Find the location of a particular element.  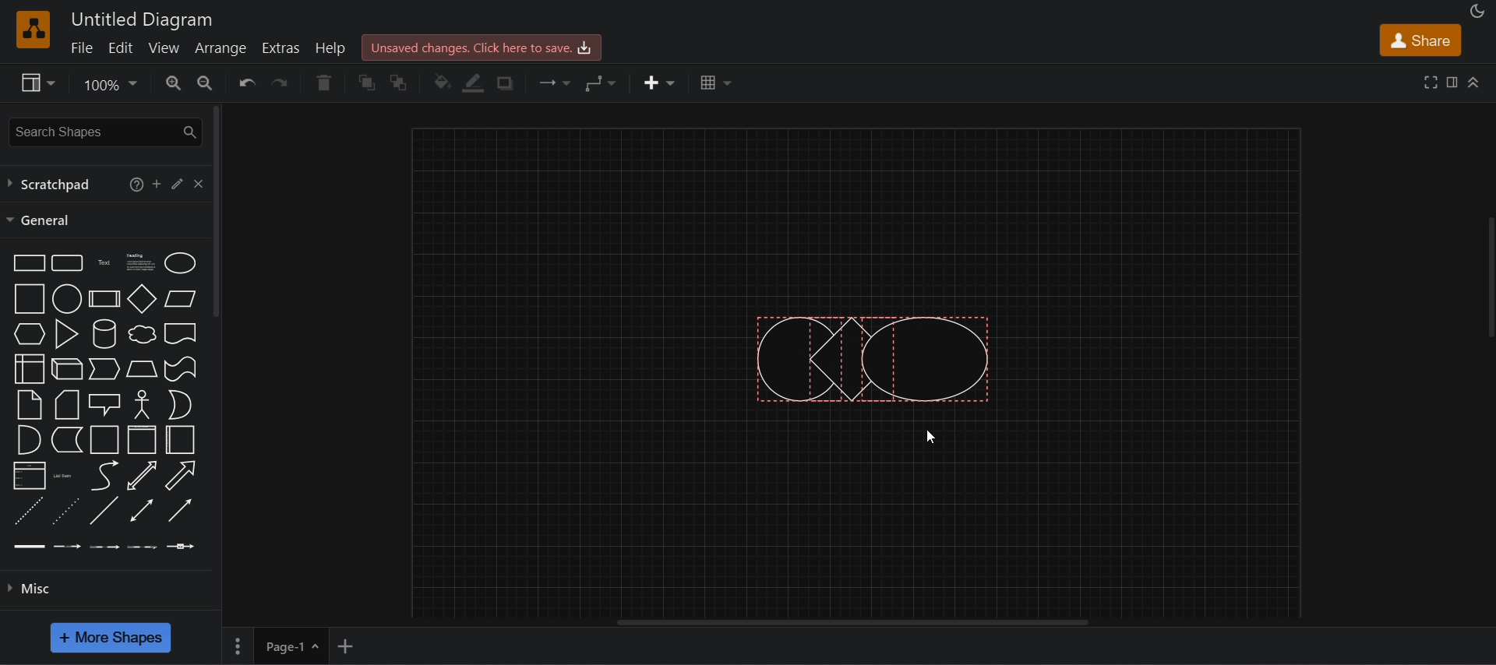

zoom in is located at coordinates (174, 83).